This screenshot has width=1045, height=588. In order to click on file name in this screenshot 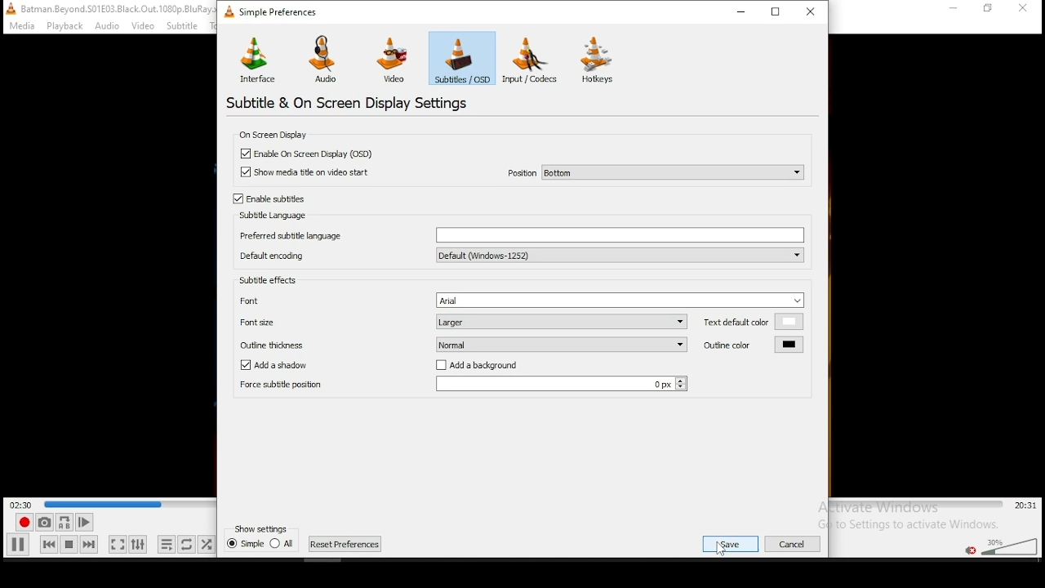, I will do `click(119, 8)`.